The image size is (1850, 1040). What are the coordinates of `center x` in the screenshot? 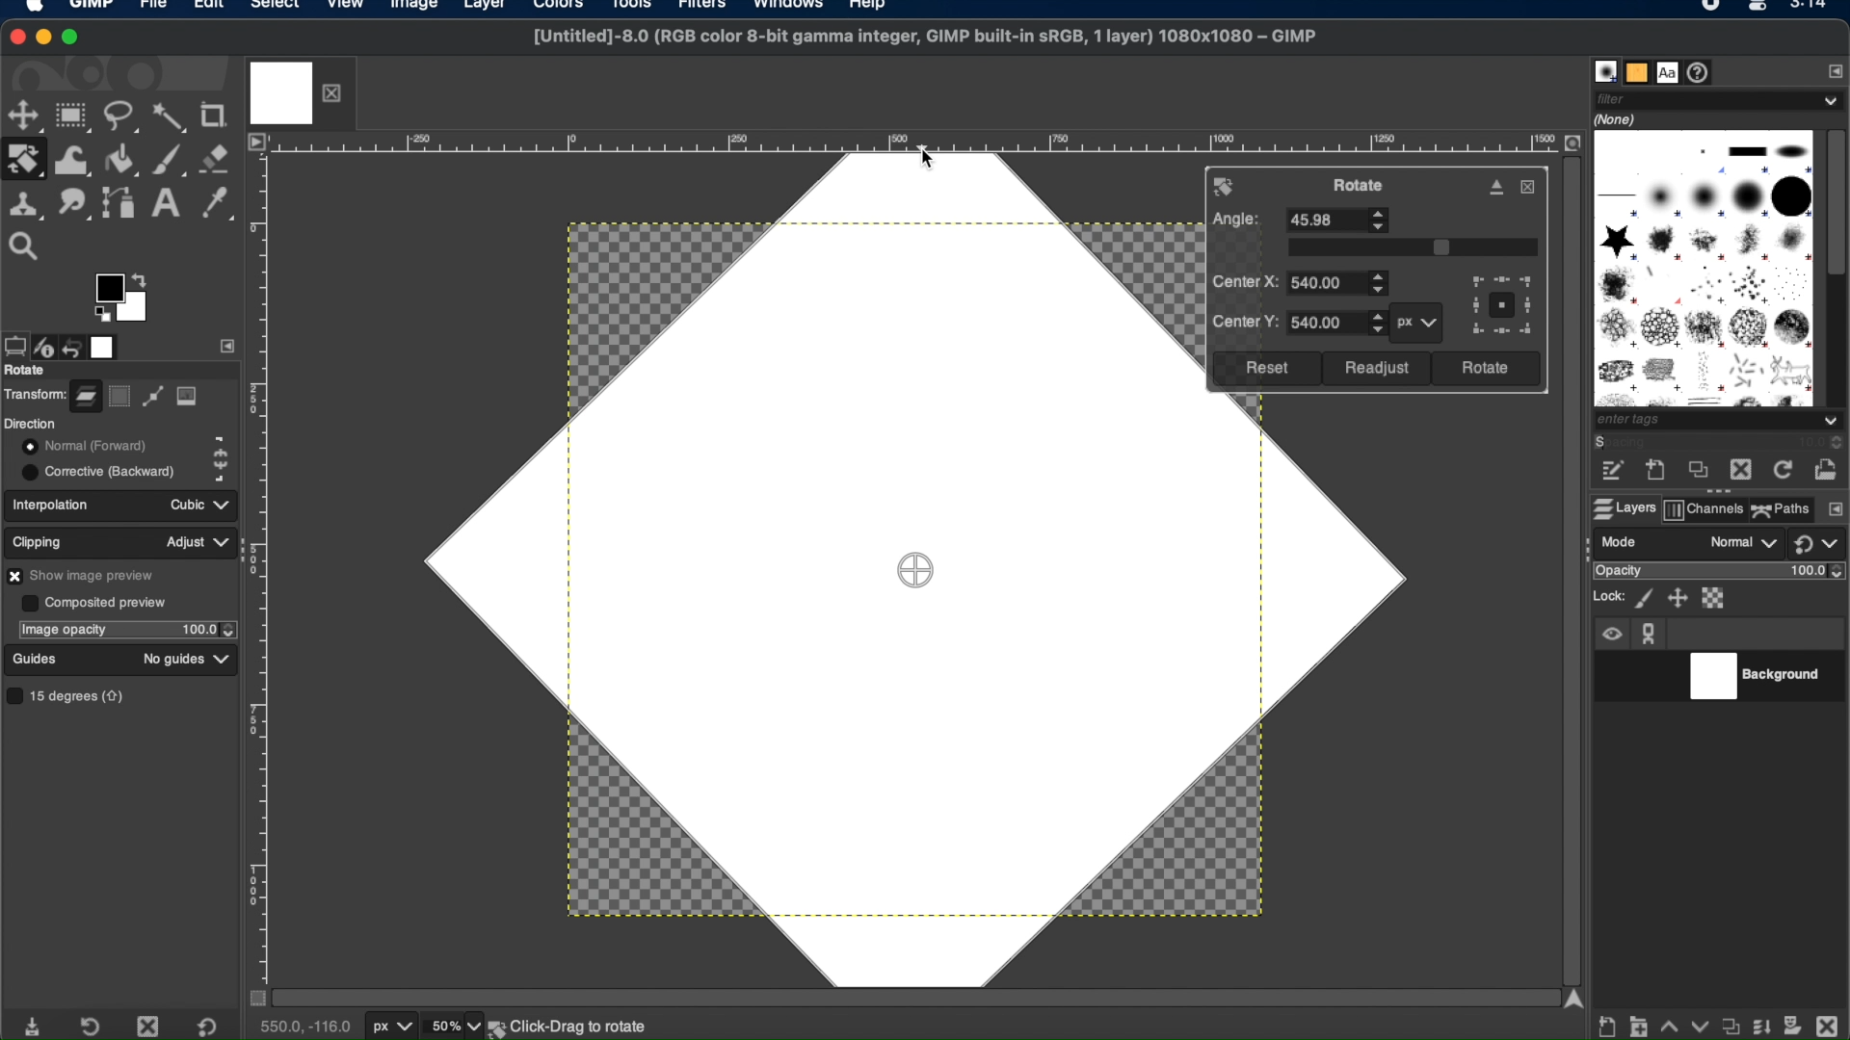 It's located at (1302, 283).